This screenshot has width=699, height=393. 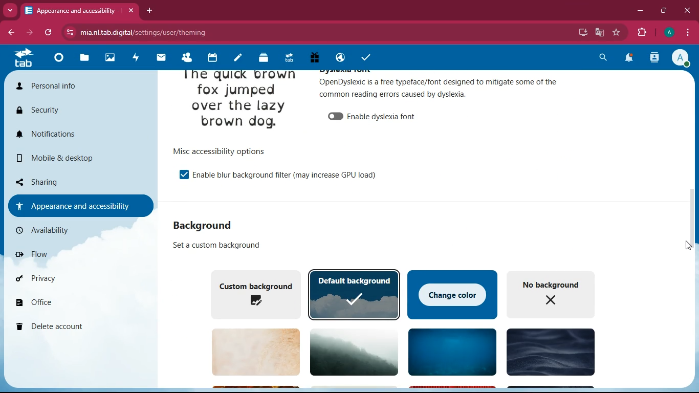 I want to click on search, so click(x=604, y=57).